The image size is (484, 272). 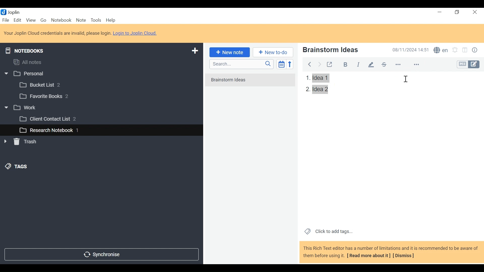 I want to click on [3 Bucket List 2, so click(x=50, y=84).